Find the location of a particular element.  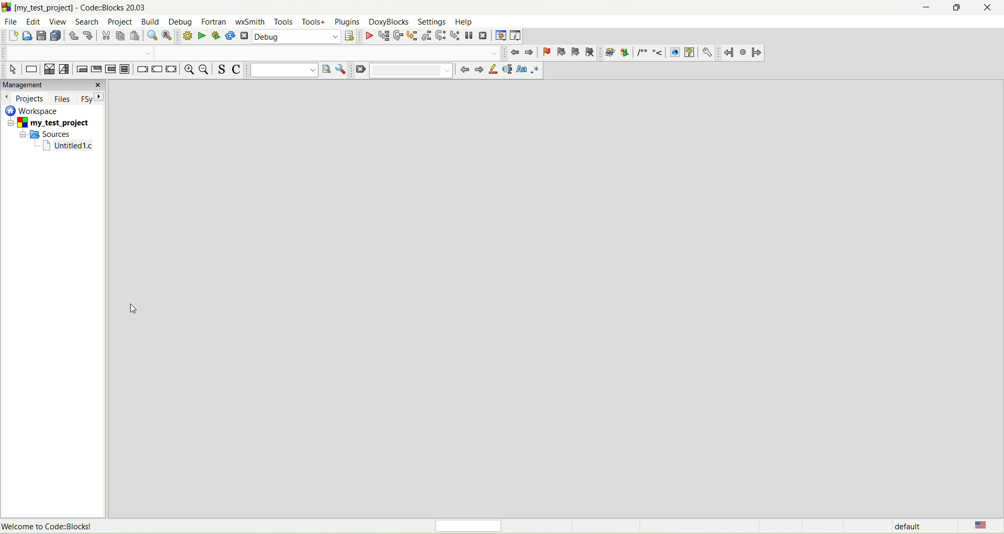

toggle bookmark is located at coordinates (546, 52).